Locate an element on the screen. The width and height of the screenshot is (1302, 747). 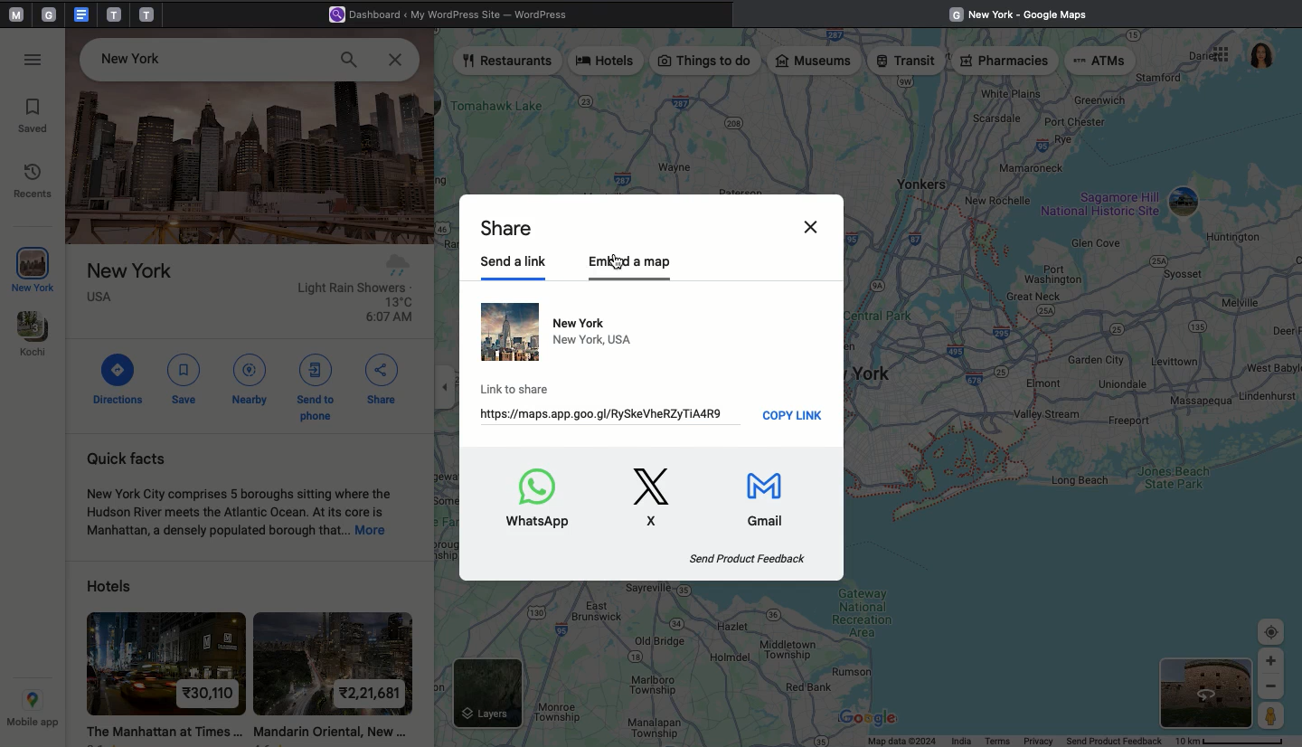
New York is located at coordinates (35, 270).